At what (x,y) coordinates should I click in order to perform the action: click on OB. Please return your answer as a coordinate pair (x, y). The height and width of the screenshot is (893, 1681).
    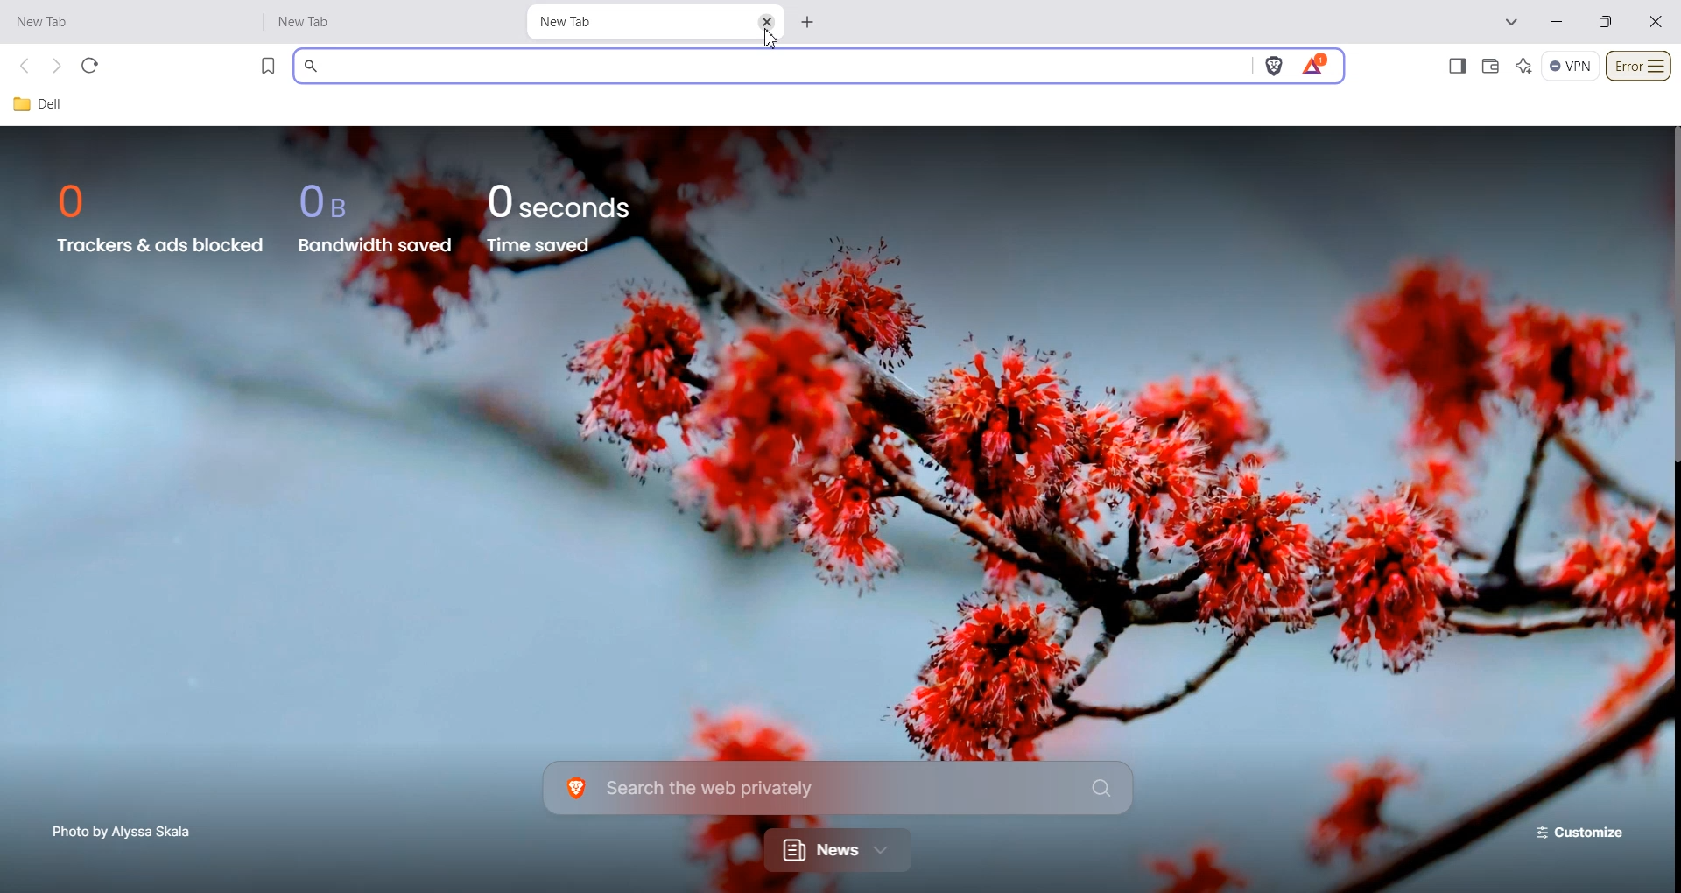
    Looking at the image, I should click on (334, 201).